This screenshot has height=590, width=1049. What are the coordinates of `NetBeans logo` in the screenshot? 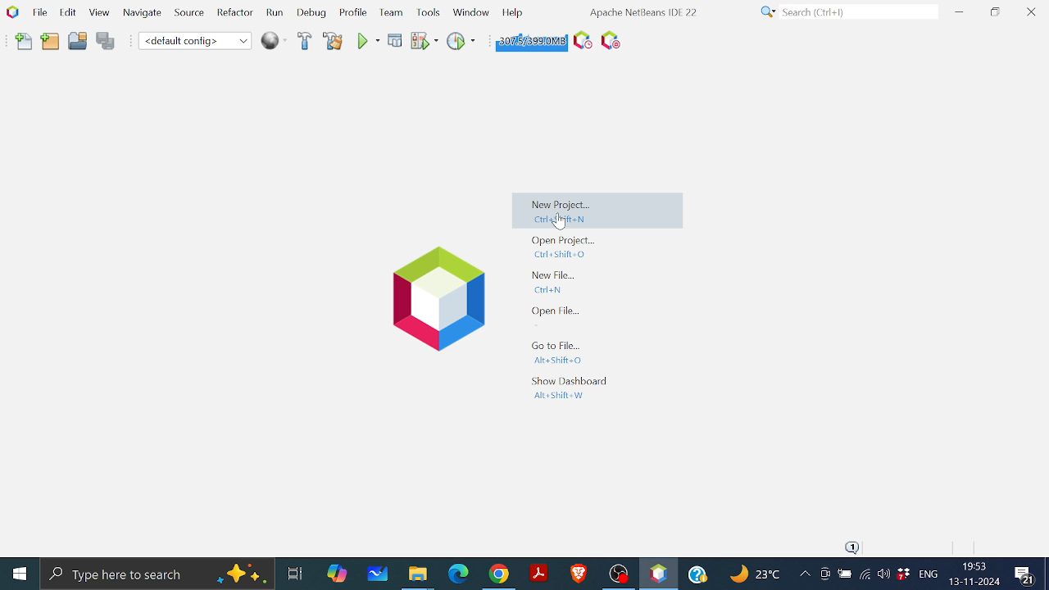 It's located at (11, 11).